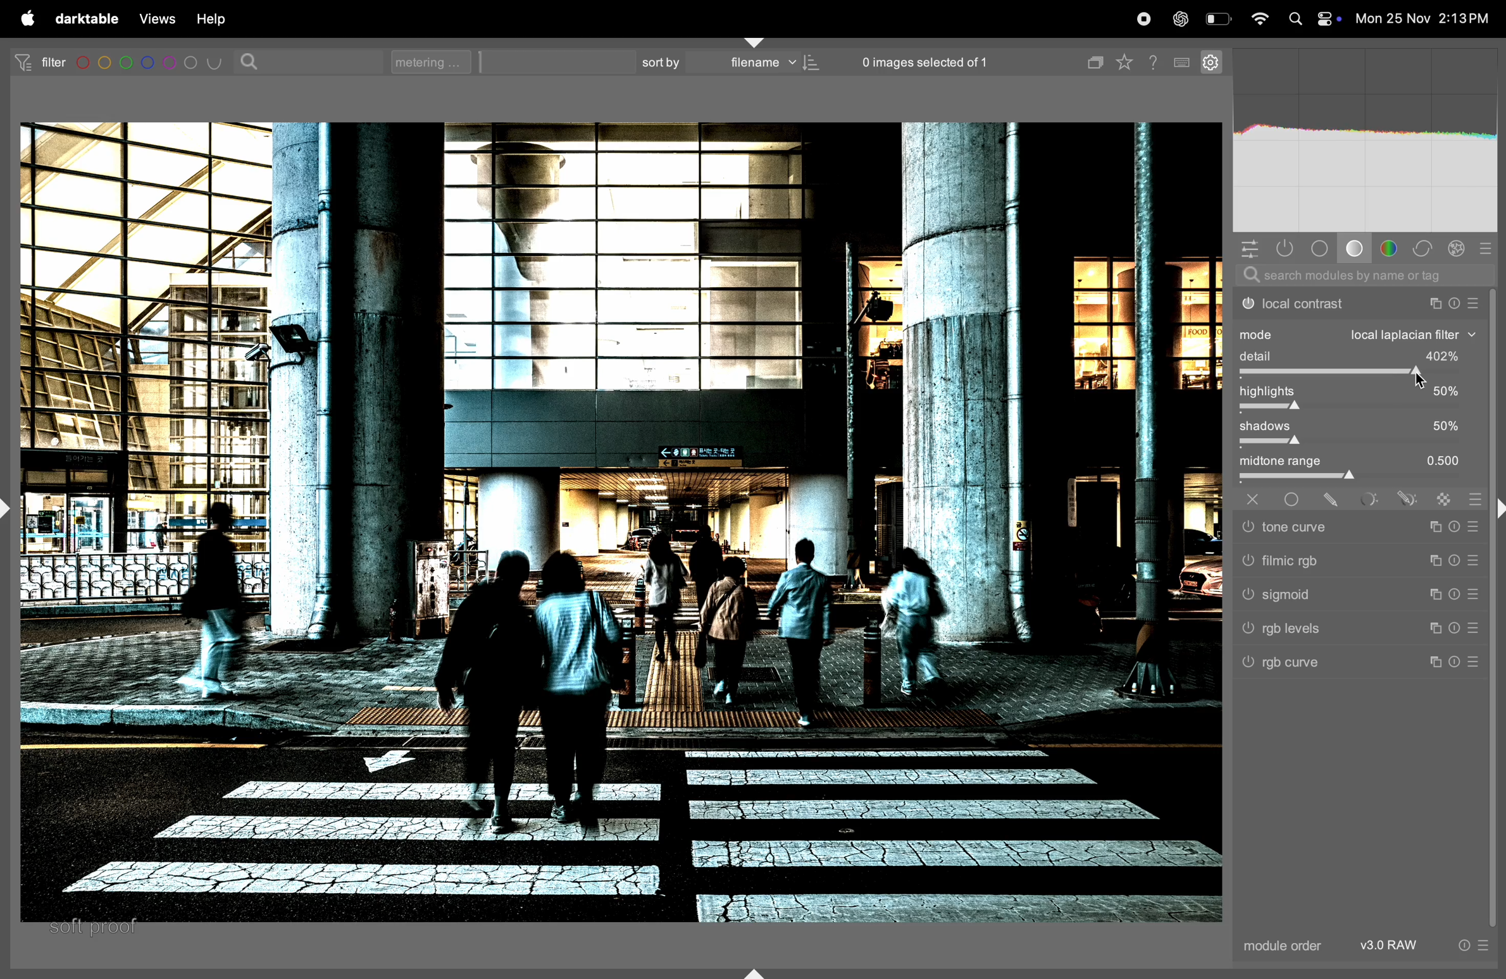 This screenshot has height=979, width=1506. Describe the element at coordinates (1250, 664) in the screenshot. I see `rgb curve switched off` at that location.